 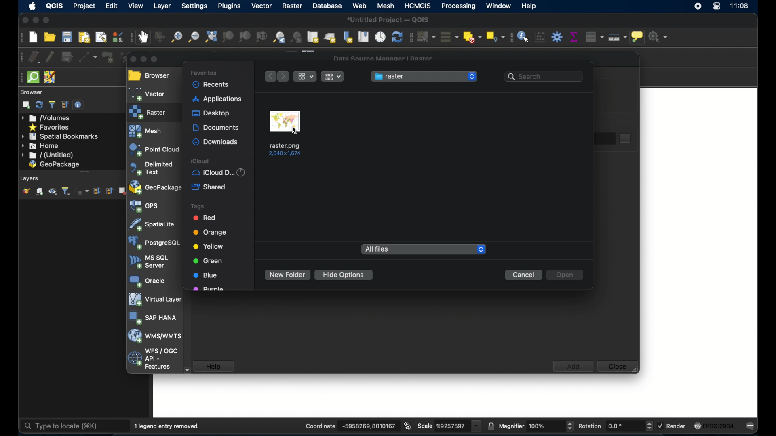 I want to click on yellow, so click(x=208, y=245).